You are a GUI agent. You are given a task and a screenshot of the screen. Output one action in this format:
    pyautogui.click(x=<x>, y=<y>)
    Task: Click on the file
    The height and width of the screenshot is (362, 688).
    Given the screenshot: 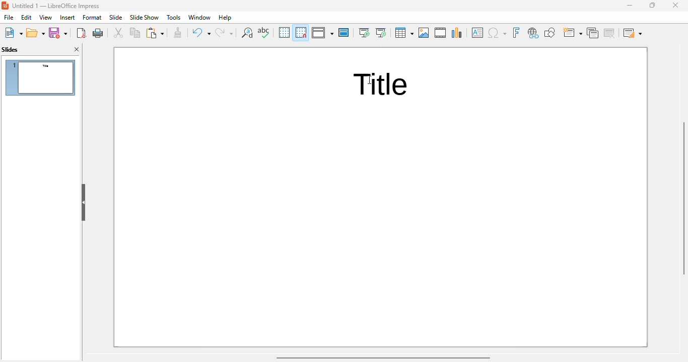 What is the action you would take?
    pyautogui.click(x=9, y=17)
    